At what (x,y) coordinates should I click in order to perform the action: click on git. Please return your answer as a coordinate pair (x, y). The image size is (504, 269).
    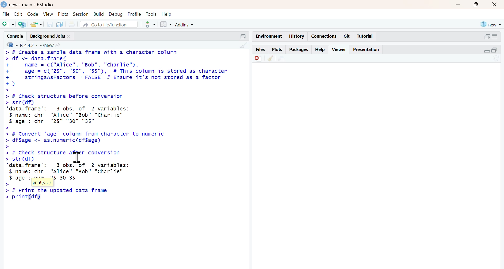
    Looking at the image, I should click on (346, 36).